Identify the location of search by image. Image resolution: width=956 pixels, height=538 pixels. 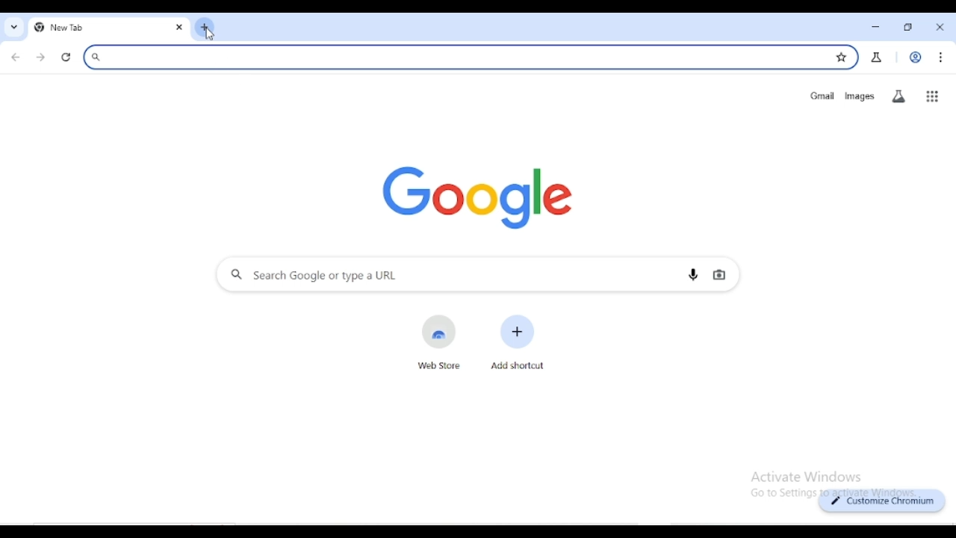
(719, 275).